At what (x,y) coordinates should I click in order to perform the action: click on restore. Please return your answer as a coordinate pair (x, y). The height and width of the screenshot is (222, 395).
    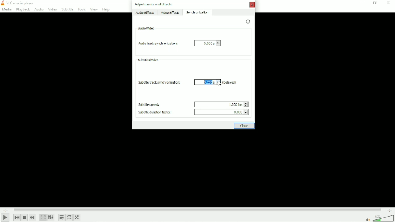
    Looking at the image, I should click on (247, 21).